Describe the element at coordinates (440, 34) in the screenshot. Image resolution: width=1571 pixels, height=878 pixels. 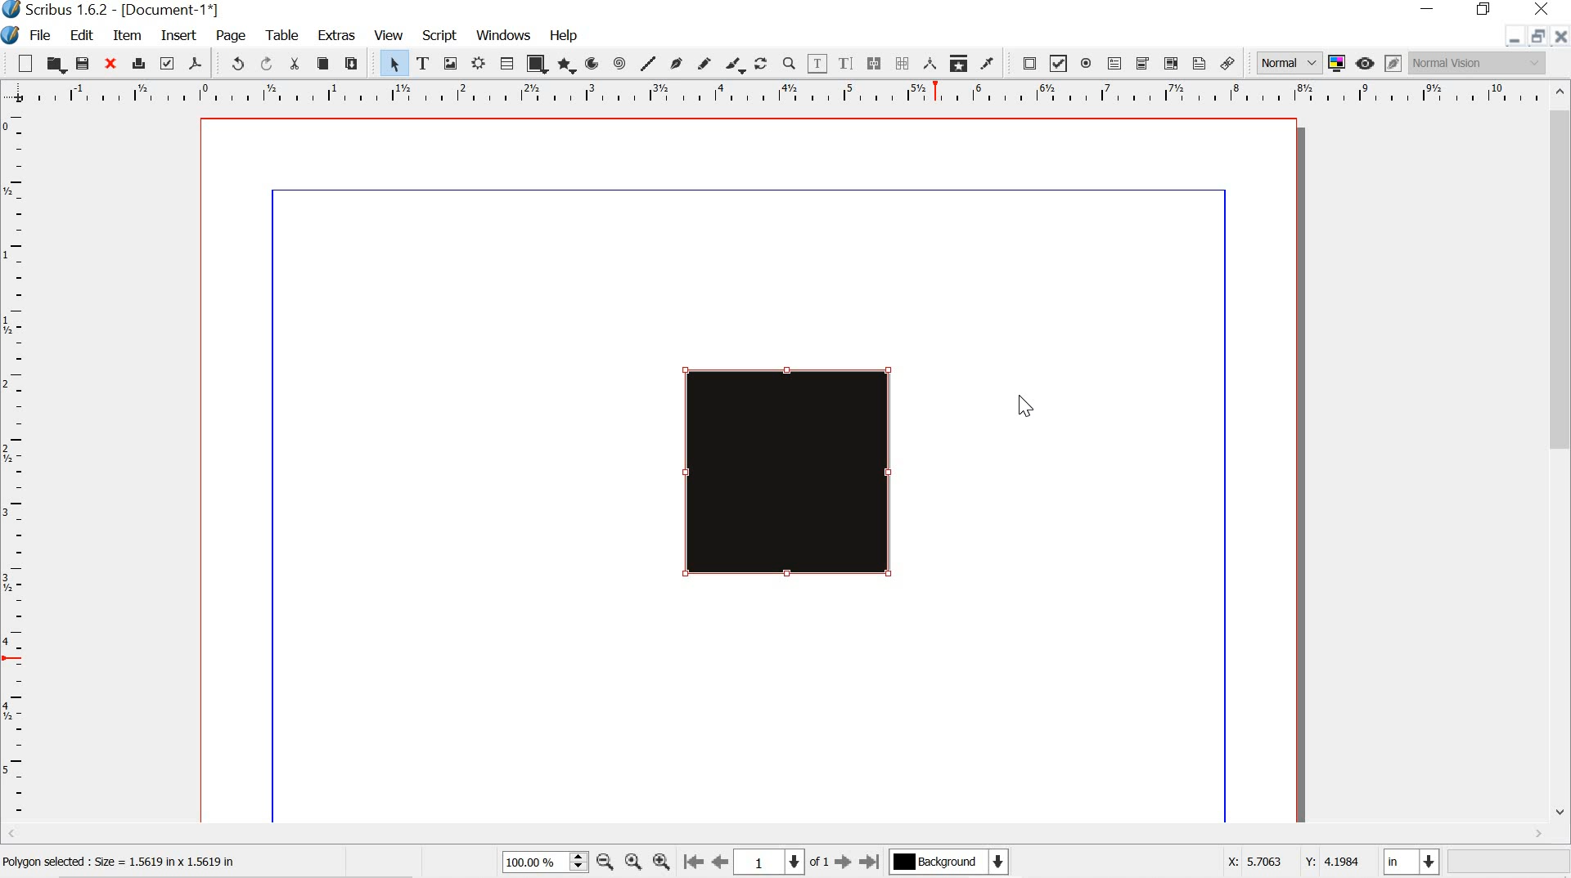
I see `script` at that location.